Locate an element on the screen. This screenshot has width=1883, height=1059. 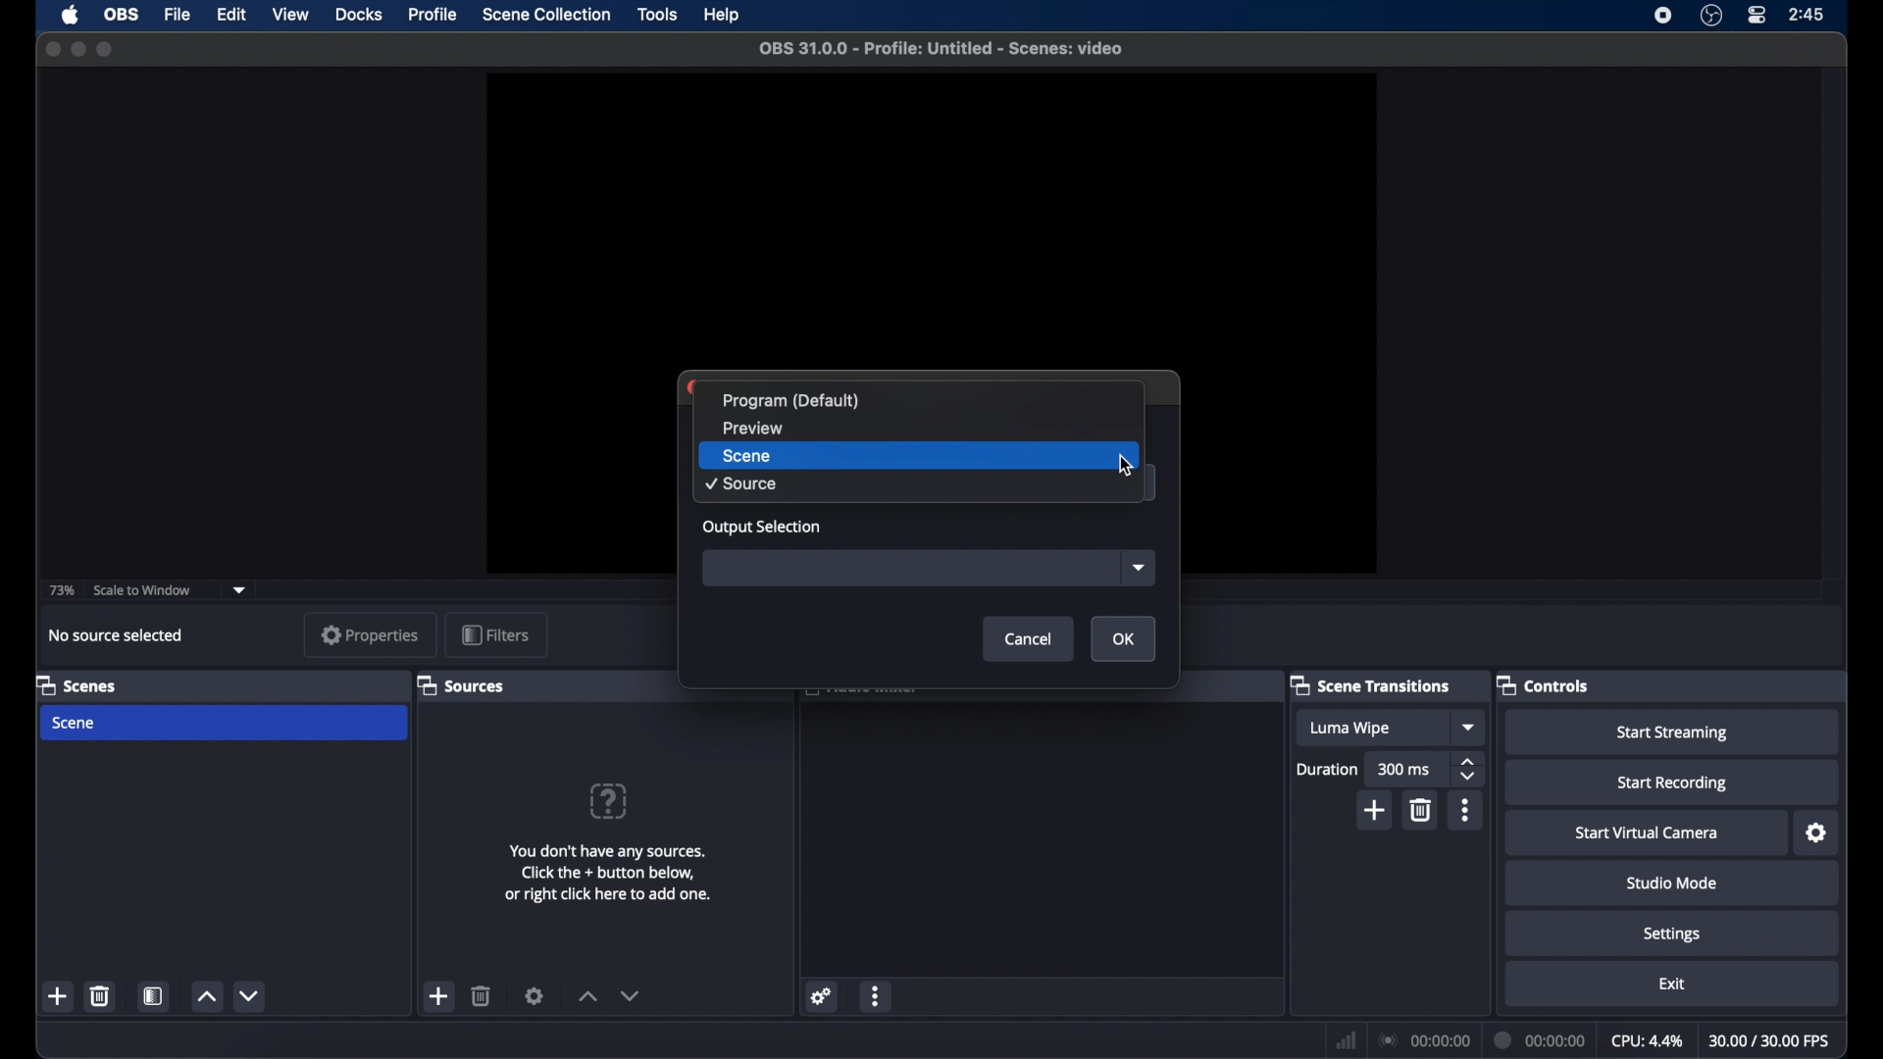
dropdown is located at coordinates (240, 588).